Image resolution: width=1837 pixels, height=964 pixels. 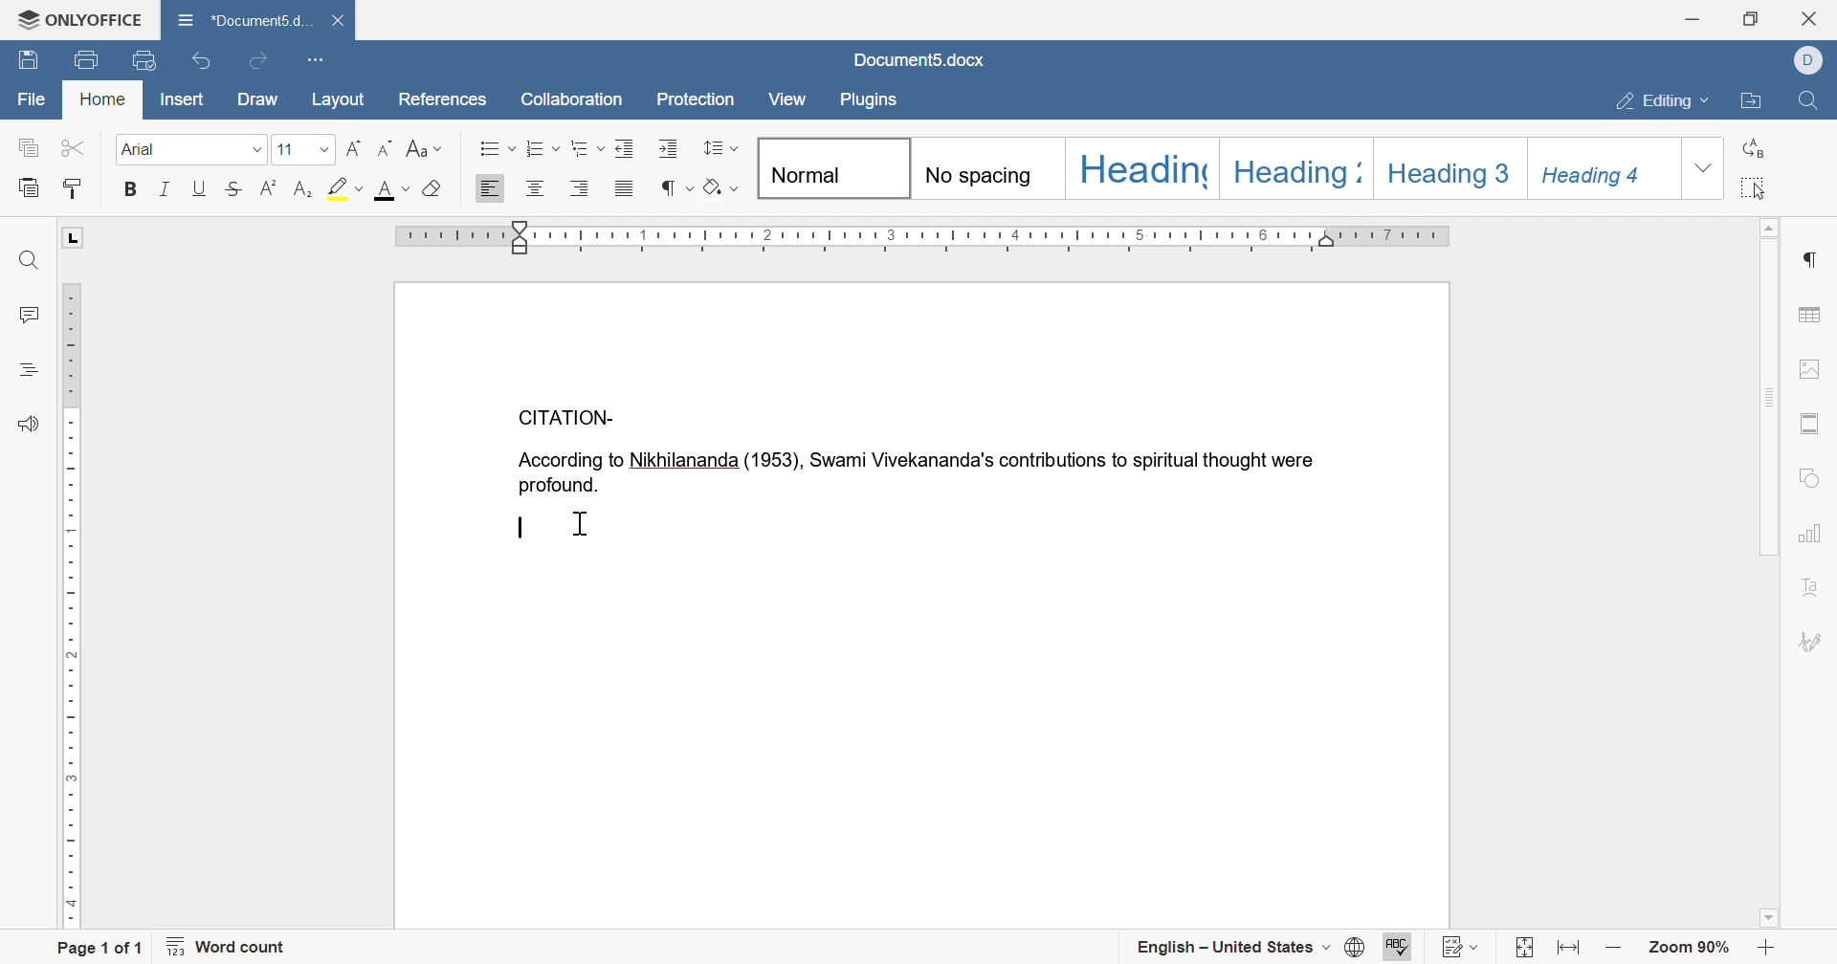 What do you see at coordinates (186, 99) in the screenshot?
I see `insert` at bounding box center [186, 99].